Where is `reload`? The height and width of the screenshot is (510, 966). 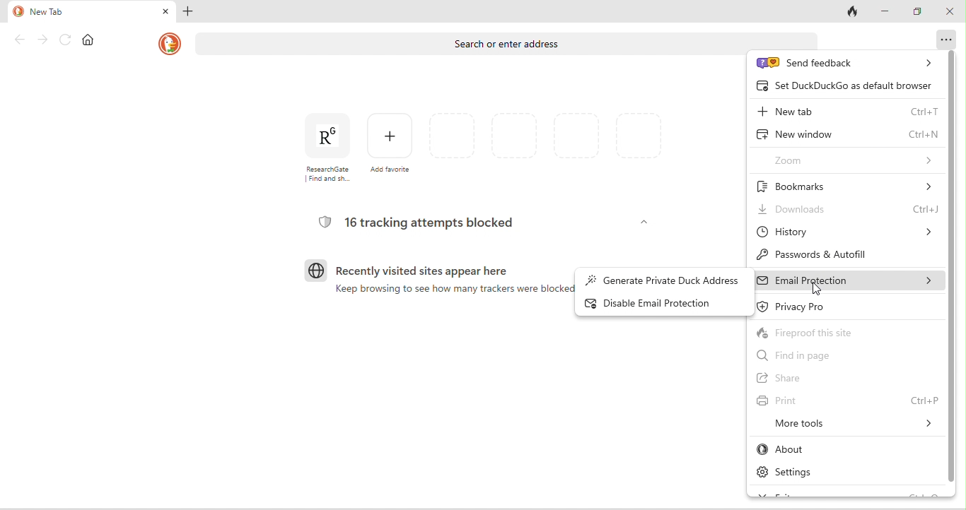 reload is located at coordinates (66, 40).